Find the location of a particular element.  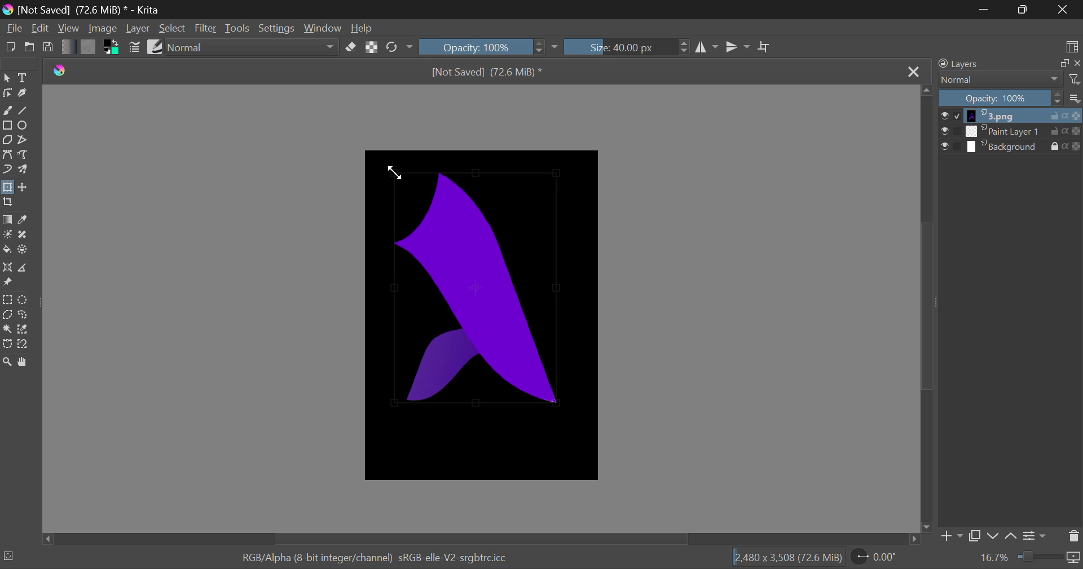

Delete Layer is located at coordinates (1071, 536).